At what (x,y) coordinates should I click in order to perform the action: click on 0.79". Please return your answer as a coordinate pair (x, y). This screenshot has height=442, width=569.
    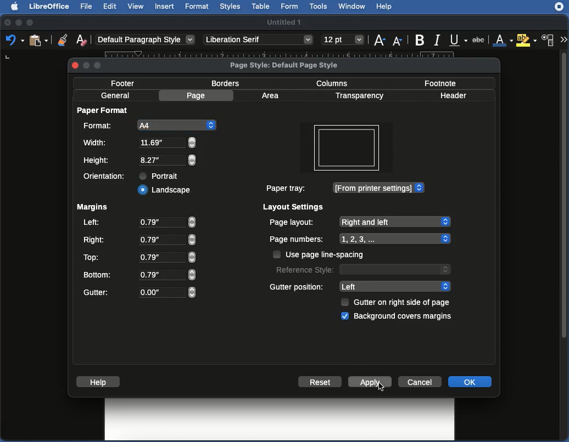
    Looking at the image, I should click on (168, 257).